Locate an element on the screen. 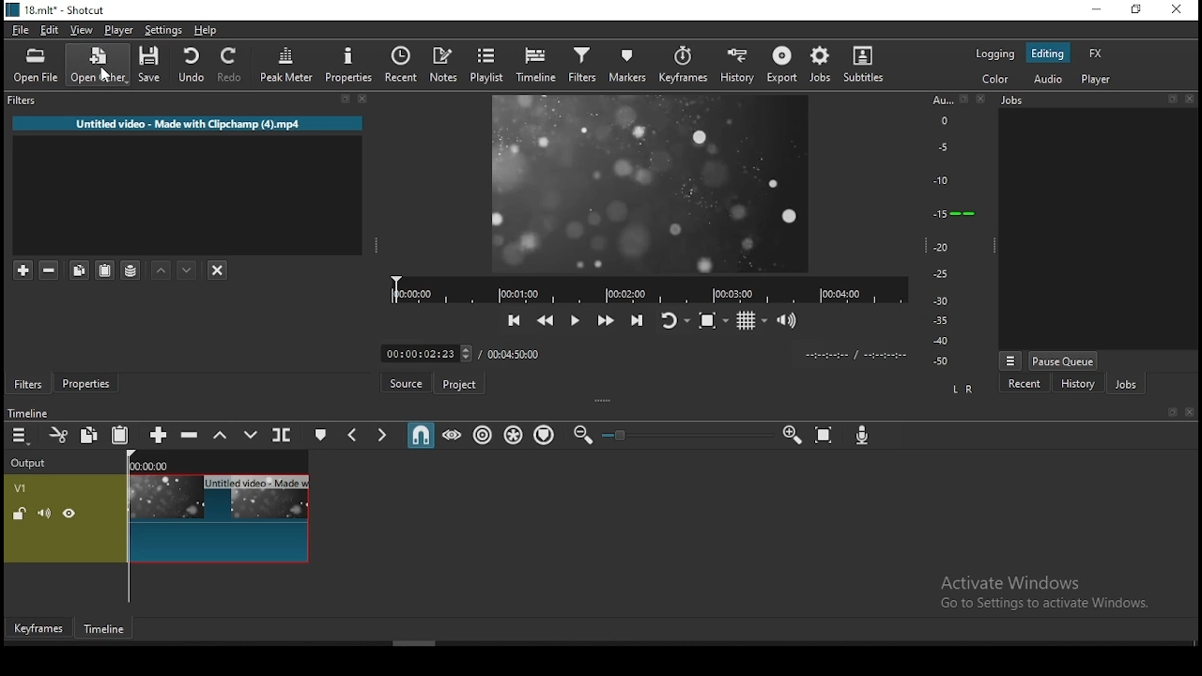 The width and height of the screenshot is (1202, 676). help is located at coordinates (208, 30).